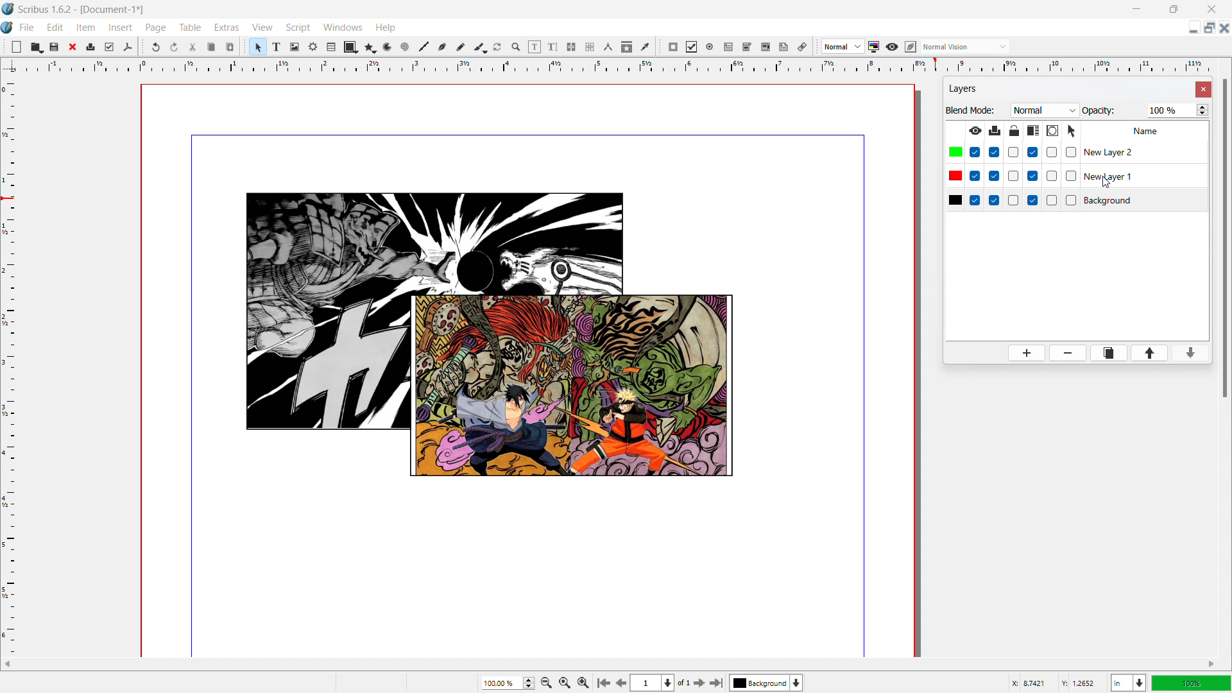  What do you see at coordinates (1212, 9) in the screenshot?
I see `close window` at bounding box center [1212, 9].